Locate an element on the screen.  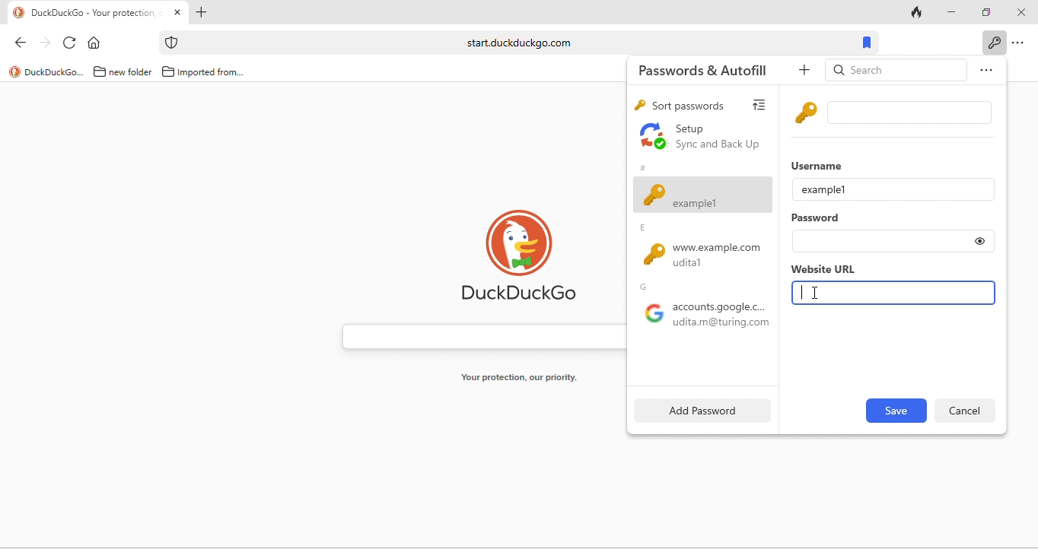
maximize is located at coordinates (983, 11).